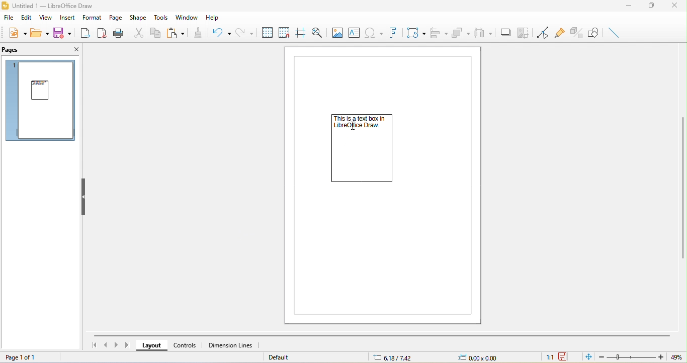 This screenshot has height=363, width=687. What do you see at coordinates (117, 18) in the screenshot?
I see `page` at bounding box center [117, 18].